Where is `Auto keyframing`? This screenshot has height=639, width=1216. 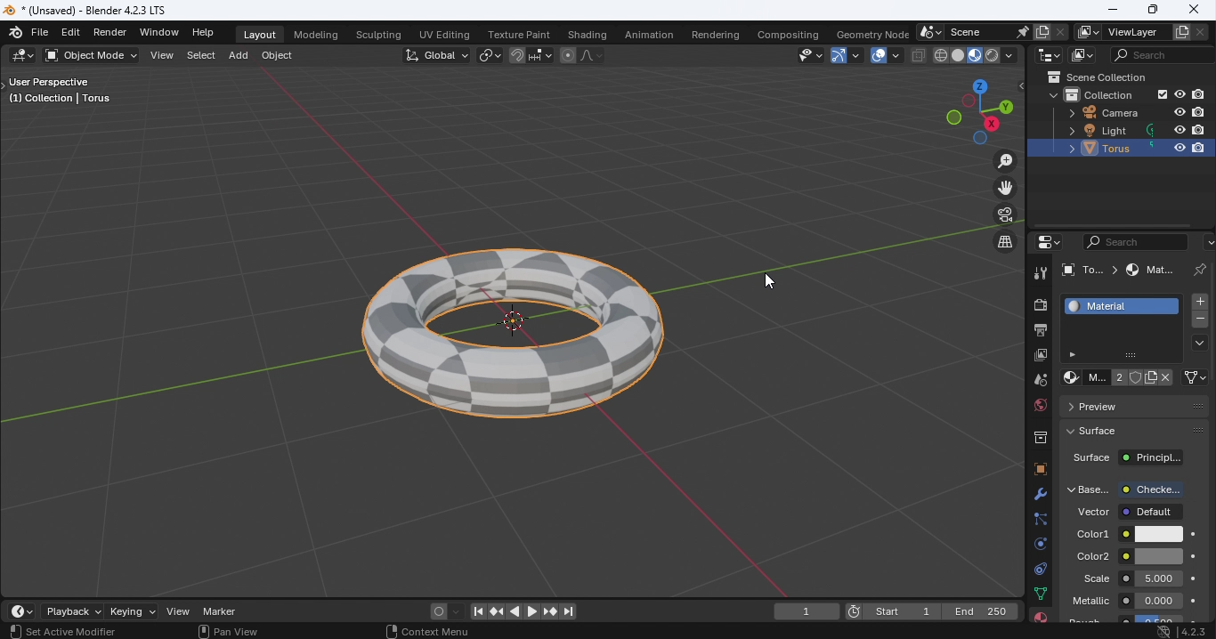
Auto keyframing is located at coordinates (442, 611).